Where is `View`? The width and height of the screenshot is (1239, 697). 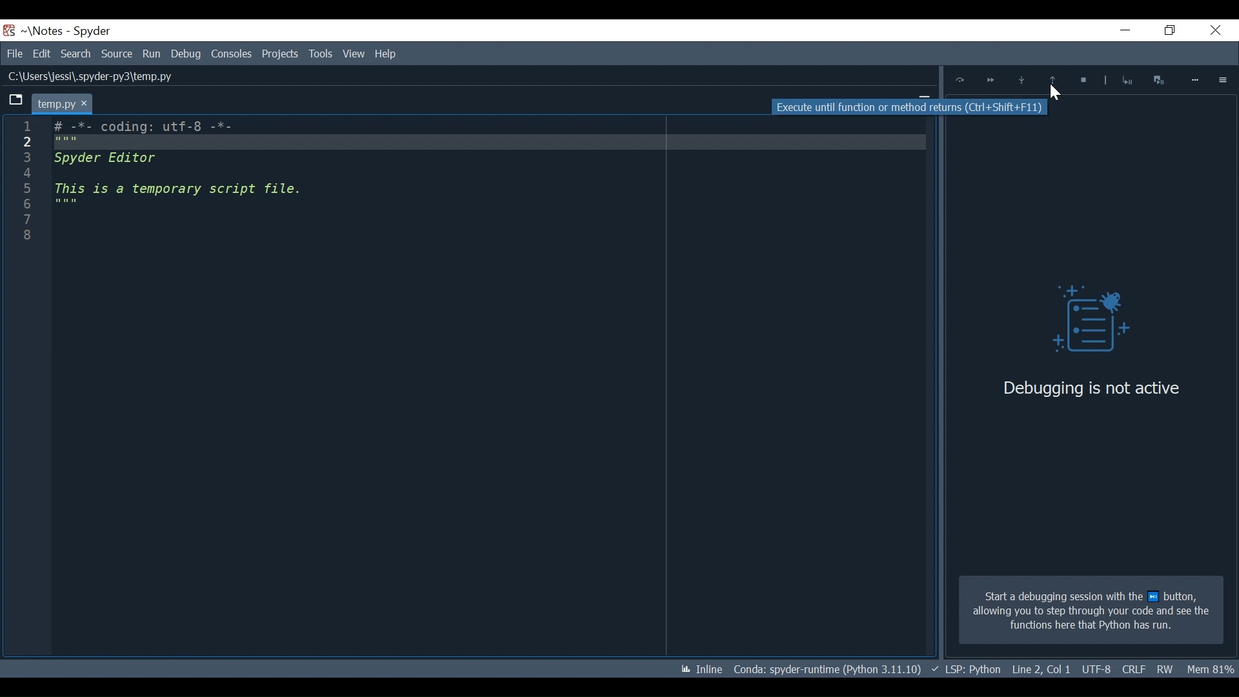
View is located at coordinates (320, 54).